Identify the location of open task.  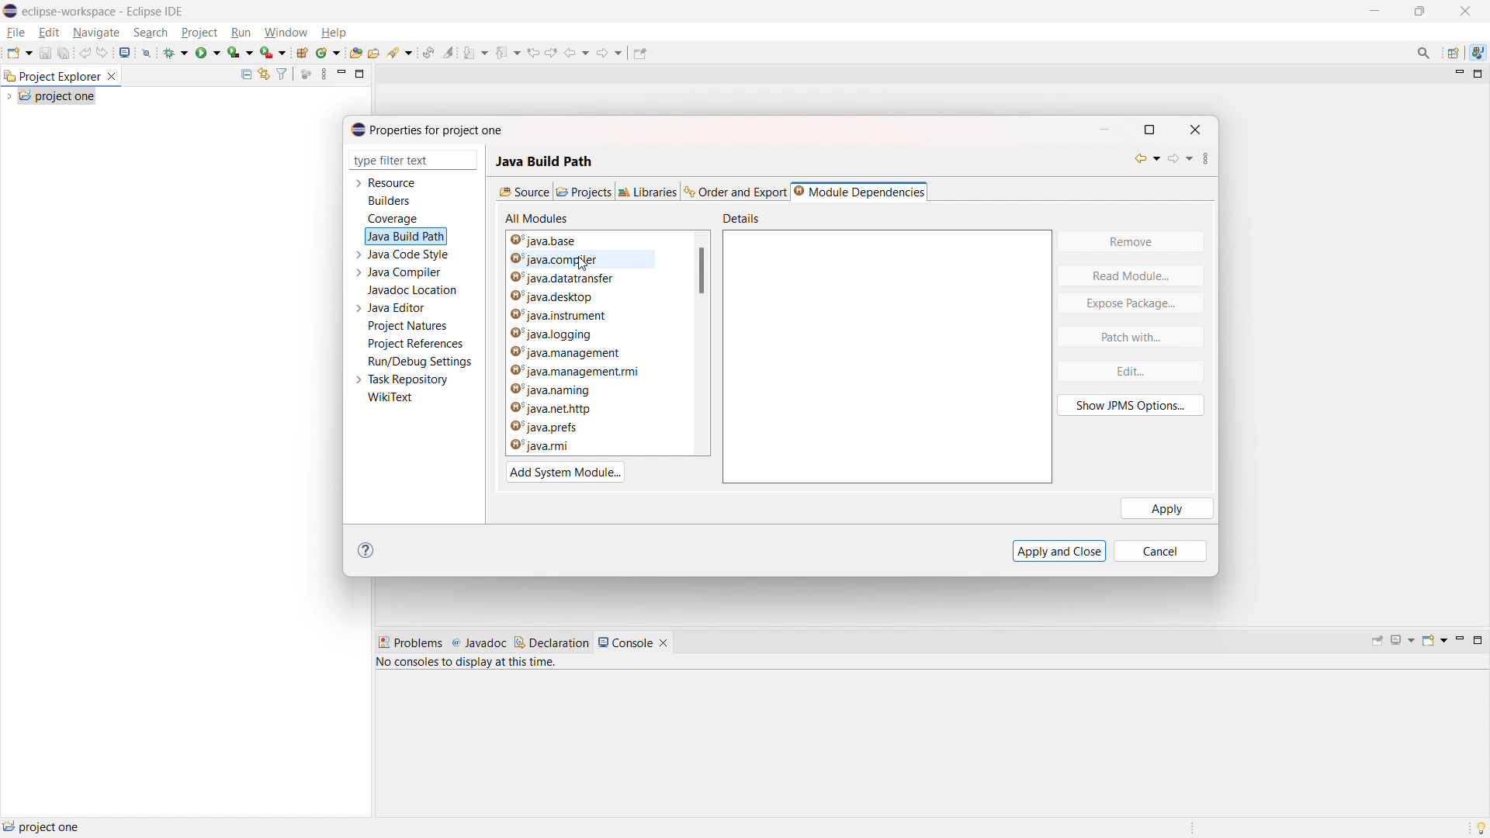
(374, 52).